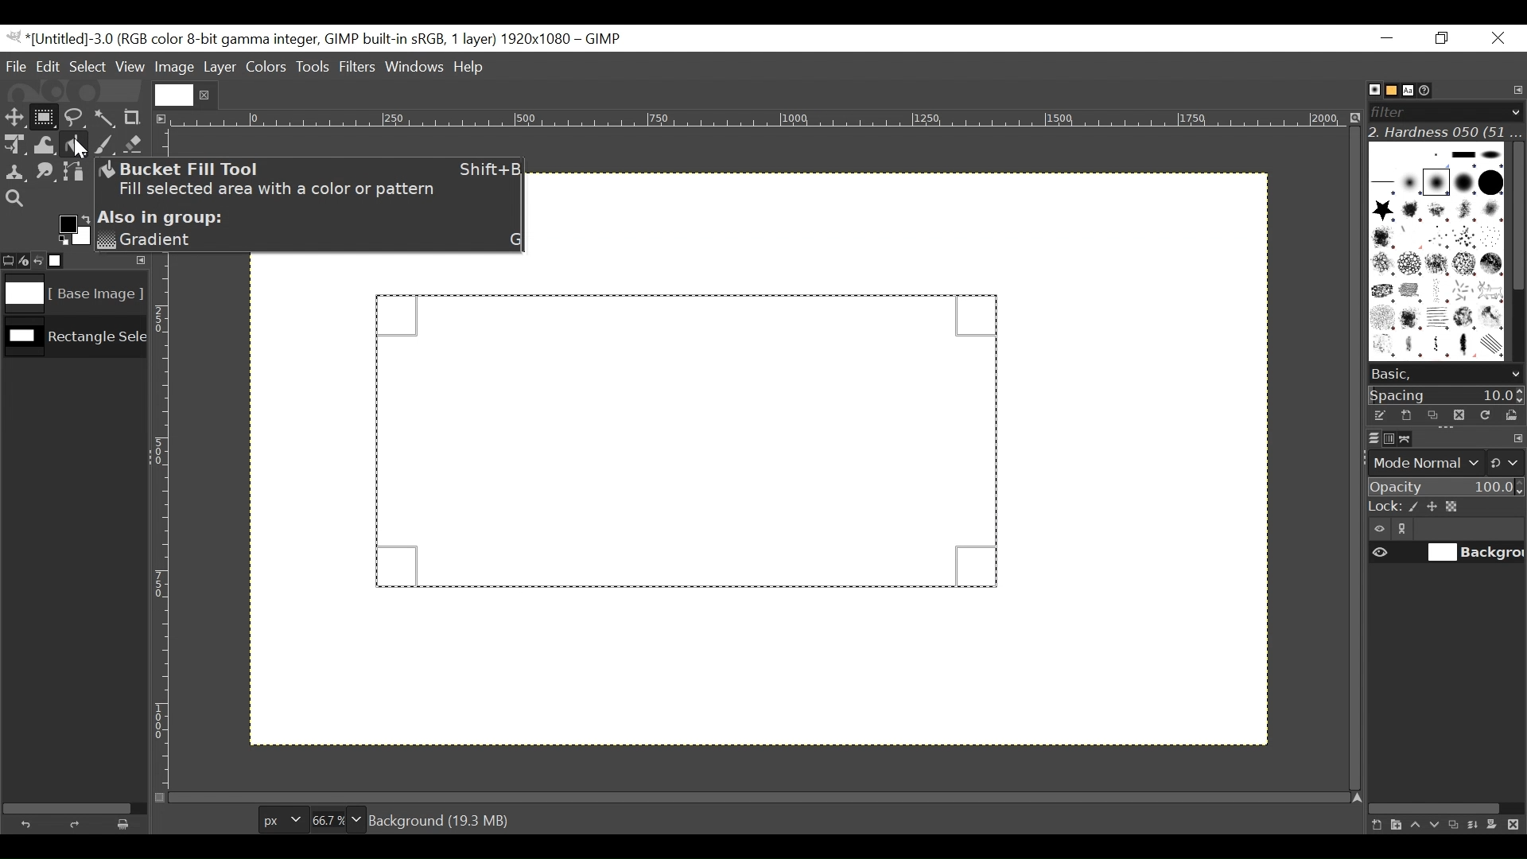  What do you see at coordinates (1432, 255) in the screenshot?
I see `Patterns` at bounding box center [1432, 255].